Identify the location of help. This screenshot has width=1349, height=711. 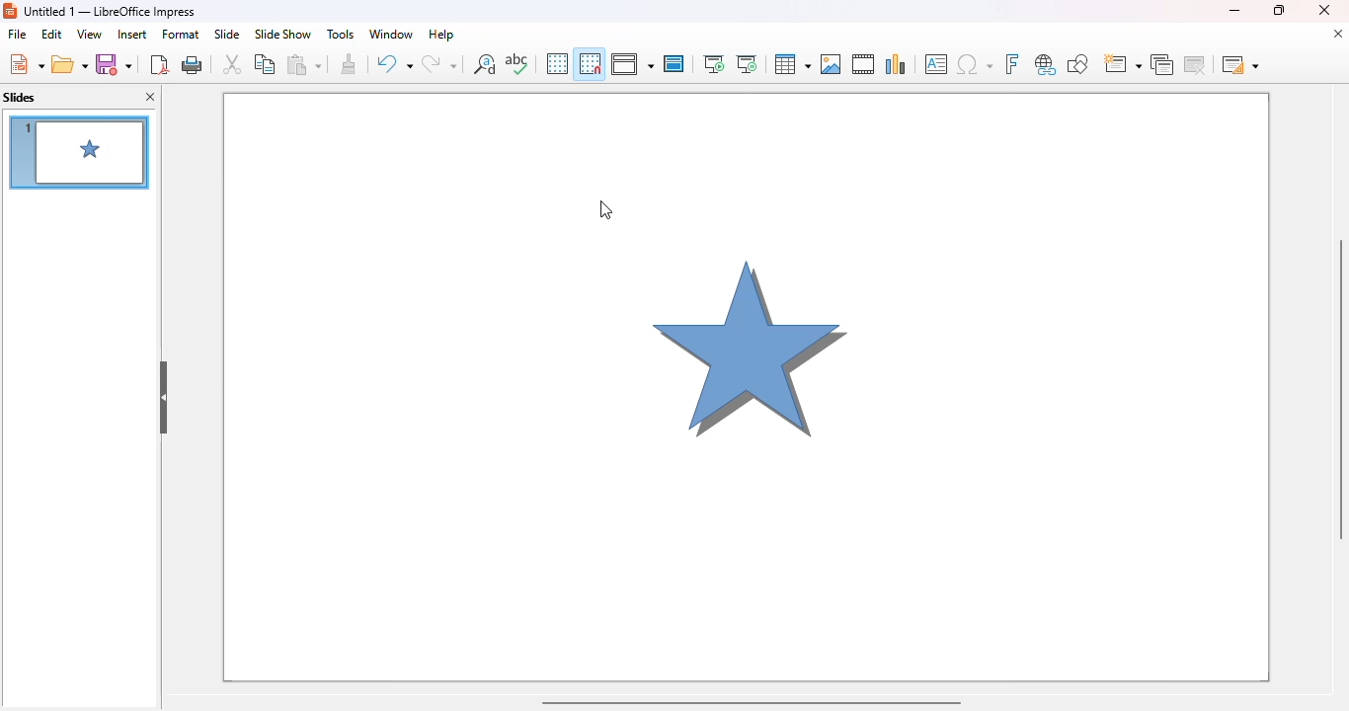
(442, 35).